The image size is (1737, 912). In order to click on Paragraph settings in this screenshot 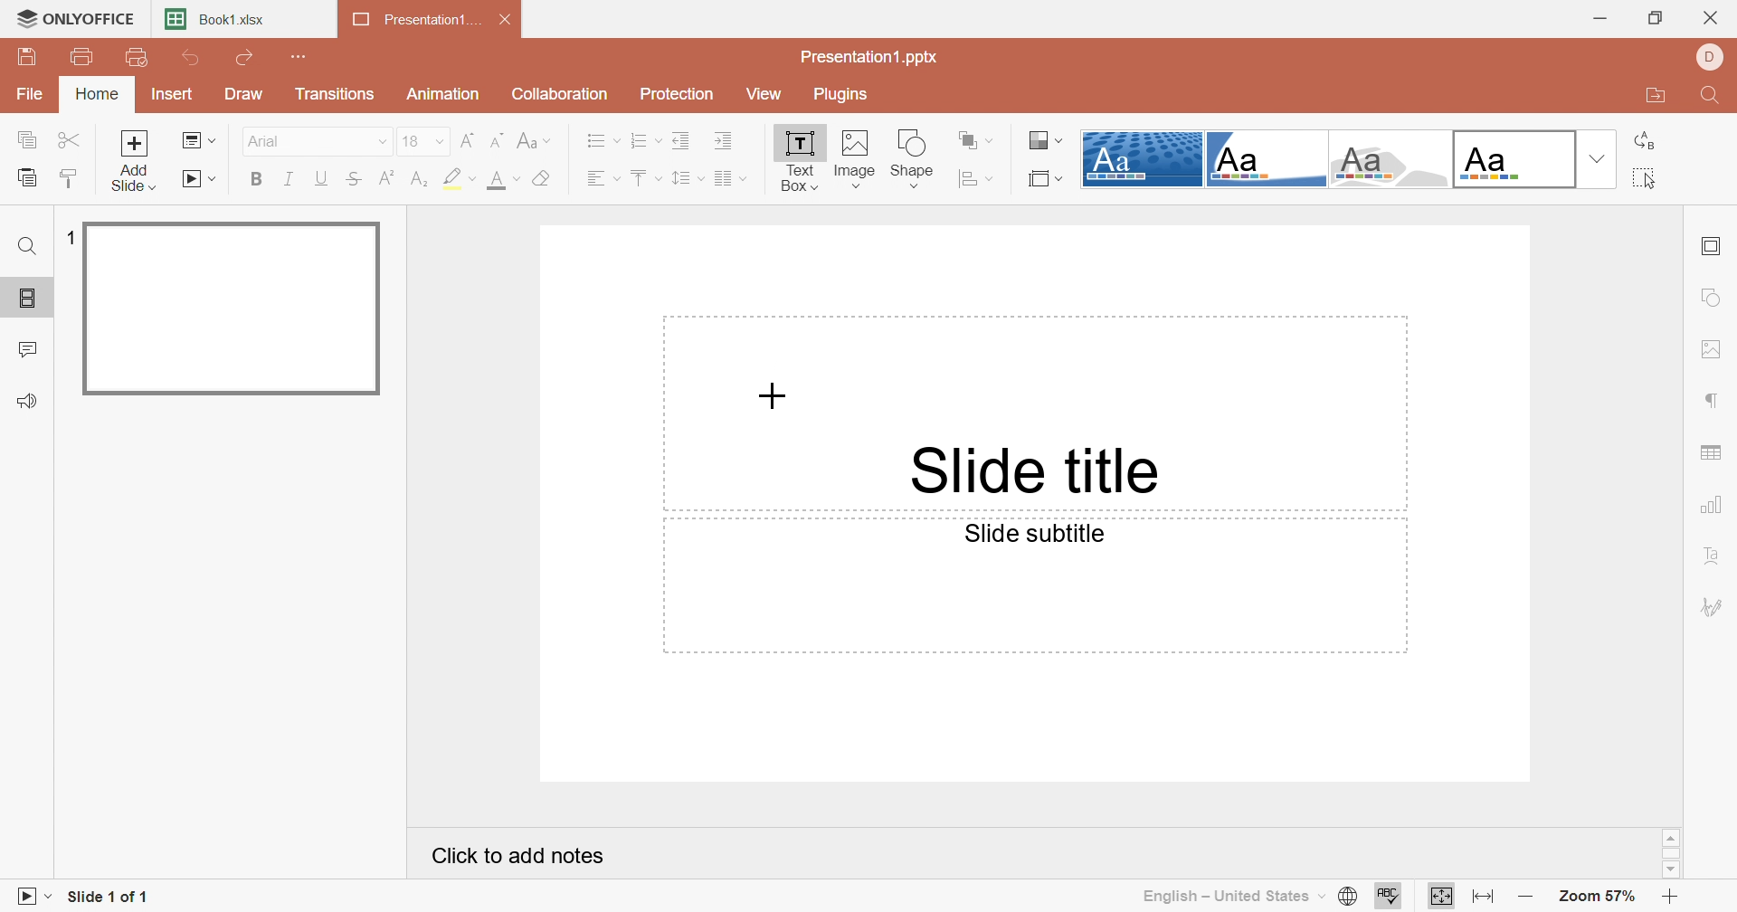, I will do `click(1715, 400)`.